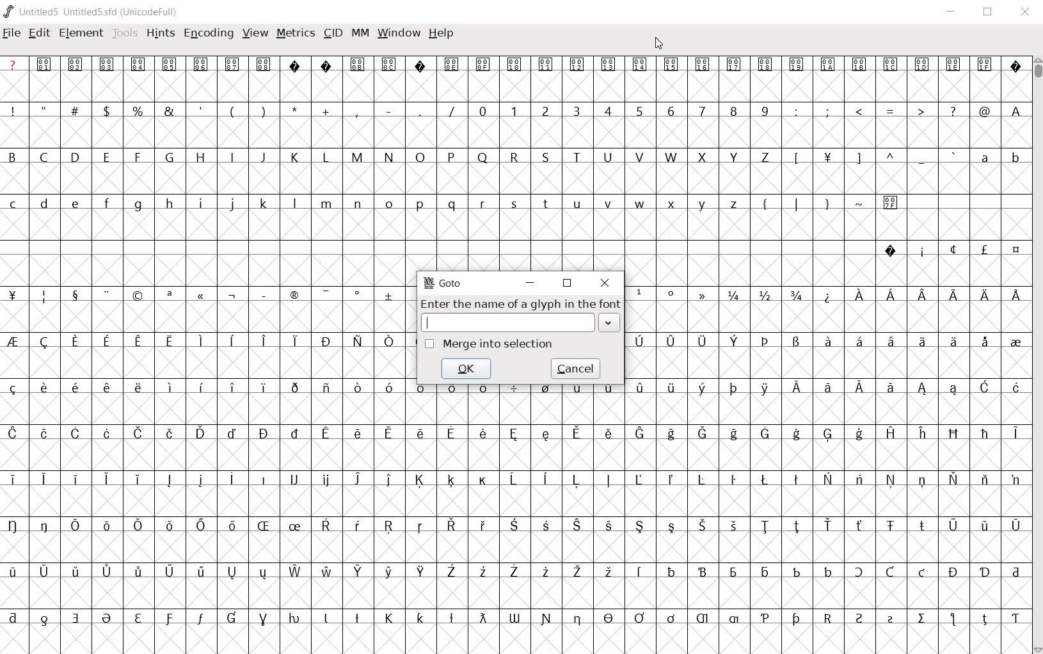  What do you see at coordinates (45, 158) in the screenshot?
I see `C` at bounding box center [45, 158].